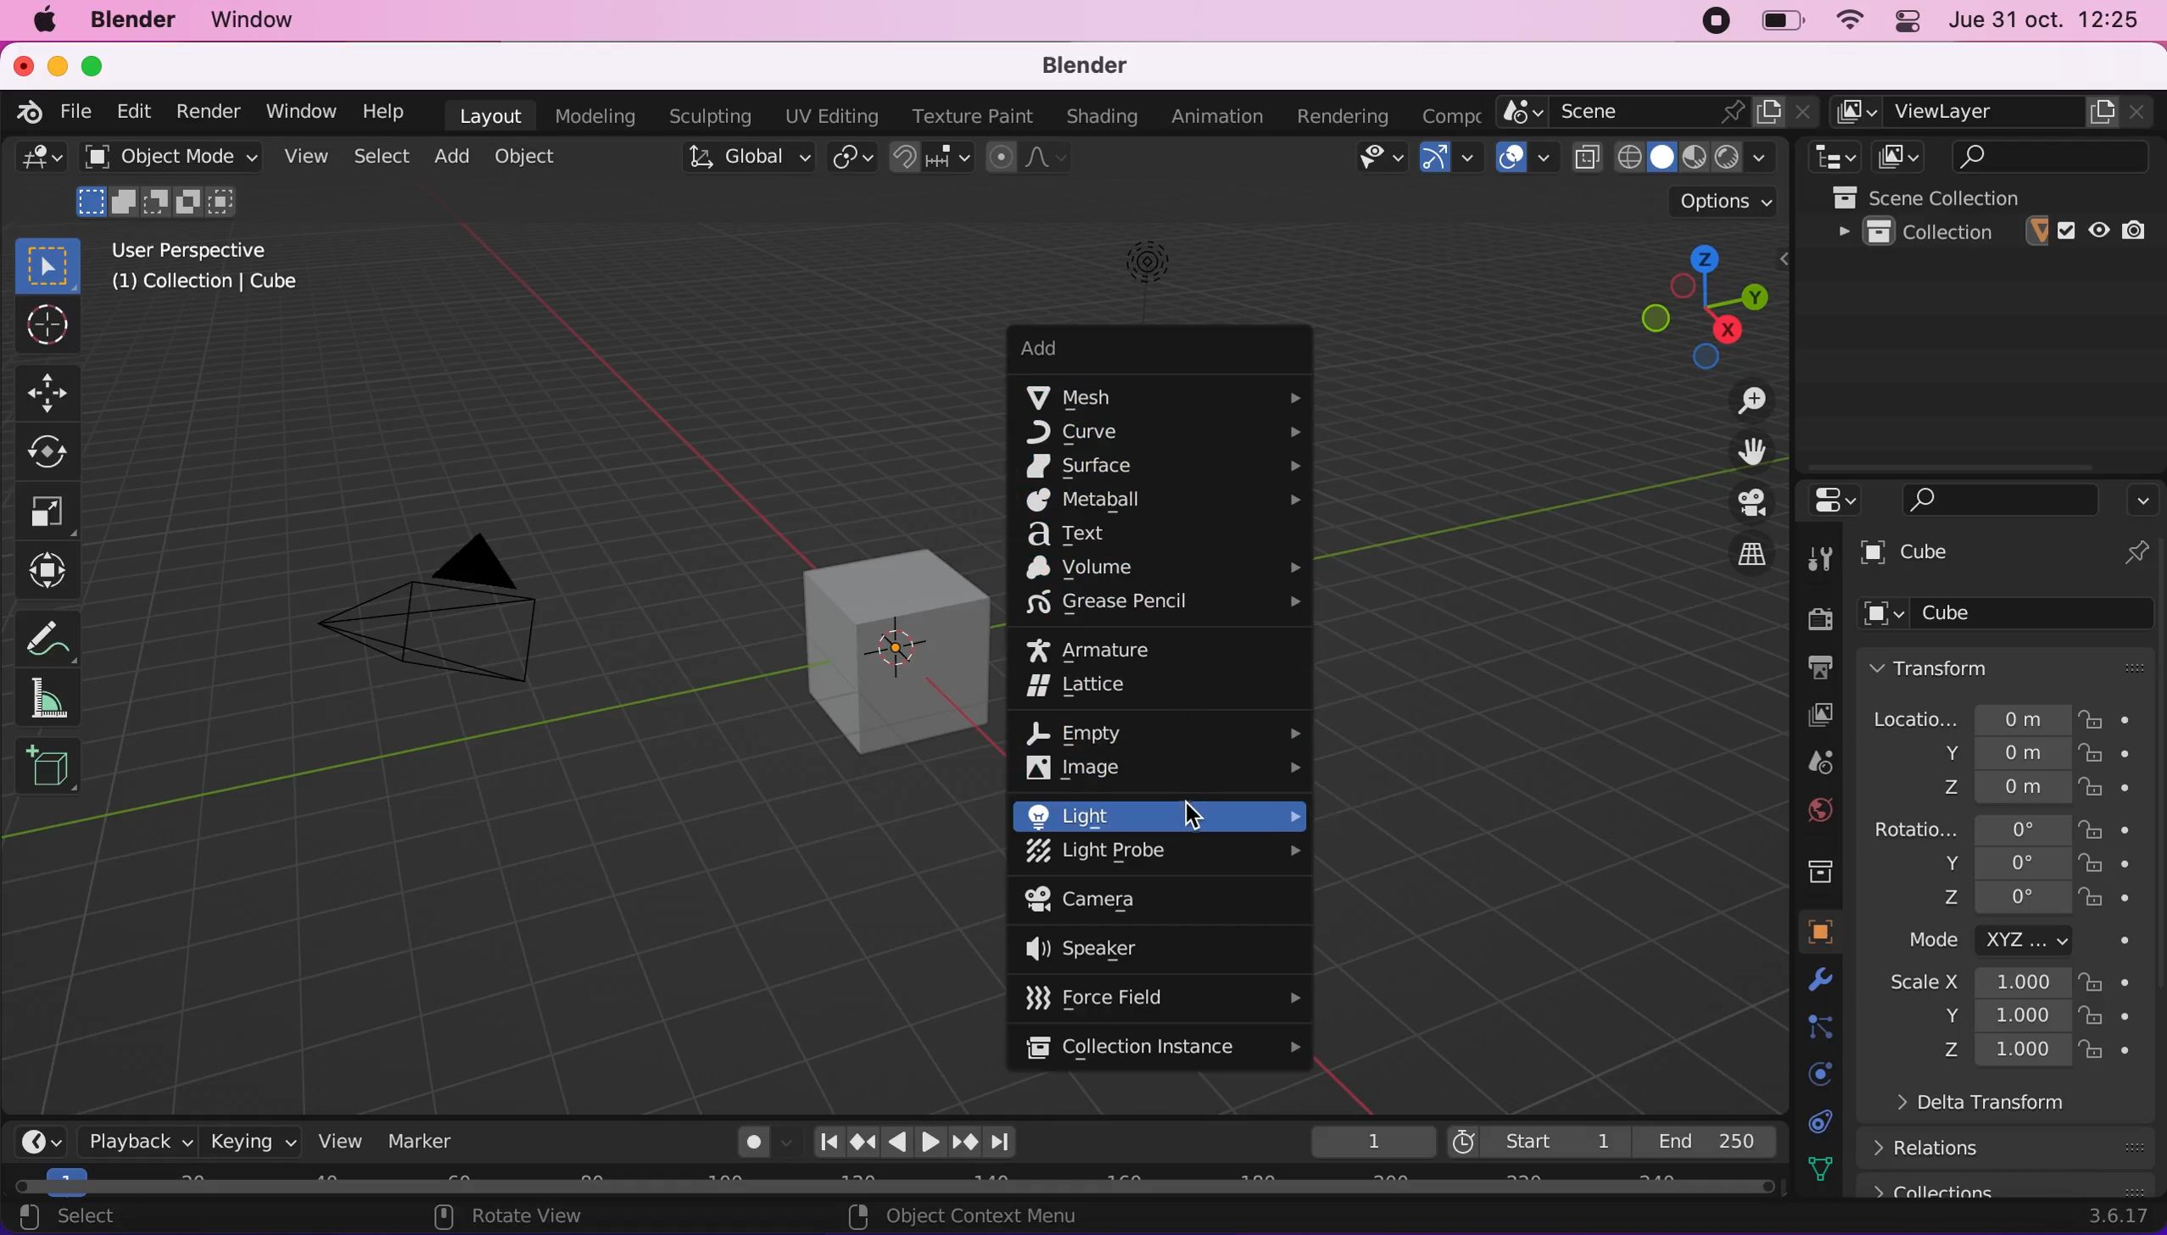 The image size is (2167, 1235). What do you see at coordinates (1006, 1143) in the screenshot?
I see `Jump to endpoint` at bounding box center [1006, 1143].